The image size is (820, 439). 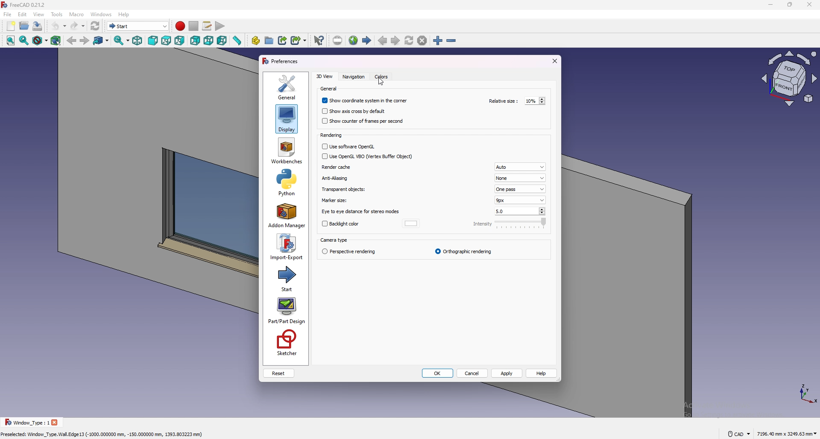 What do you see at coordinates (208, 26) in the screenshot?
I see `macros` at bounding box center [208, 26].